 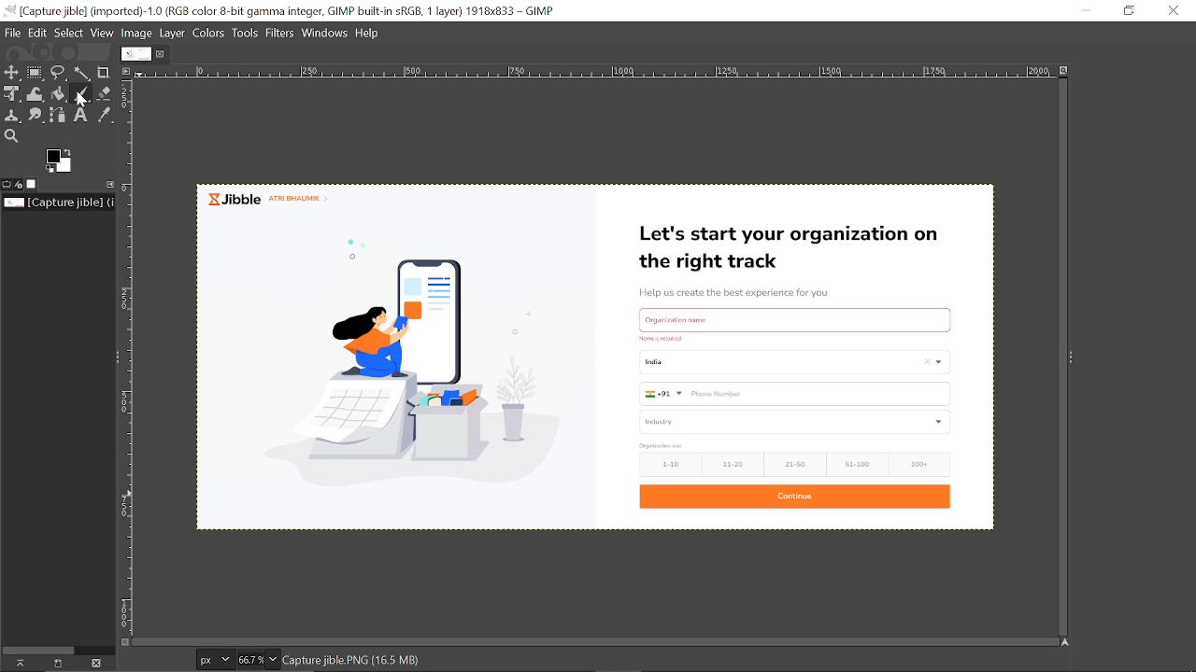 What do you see at coordinates (280, 11) in the screenshot?
I see `Current window` at bounding box center [280, 11].